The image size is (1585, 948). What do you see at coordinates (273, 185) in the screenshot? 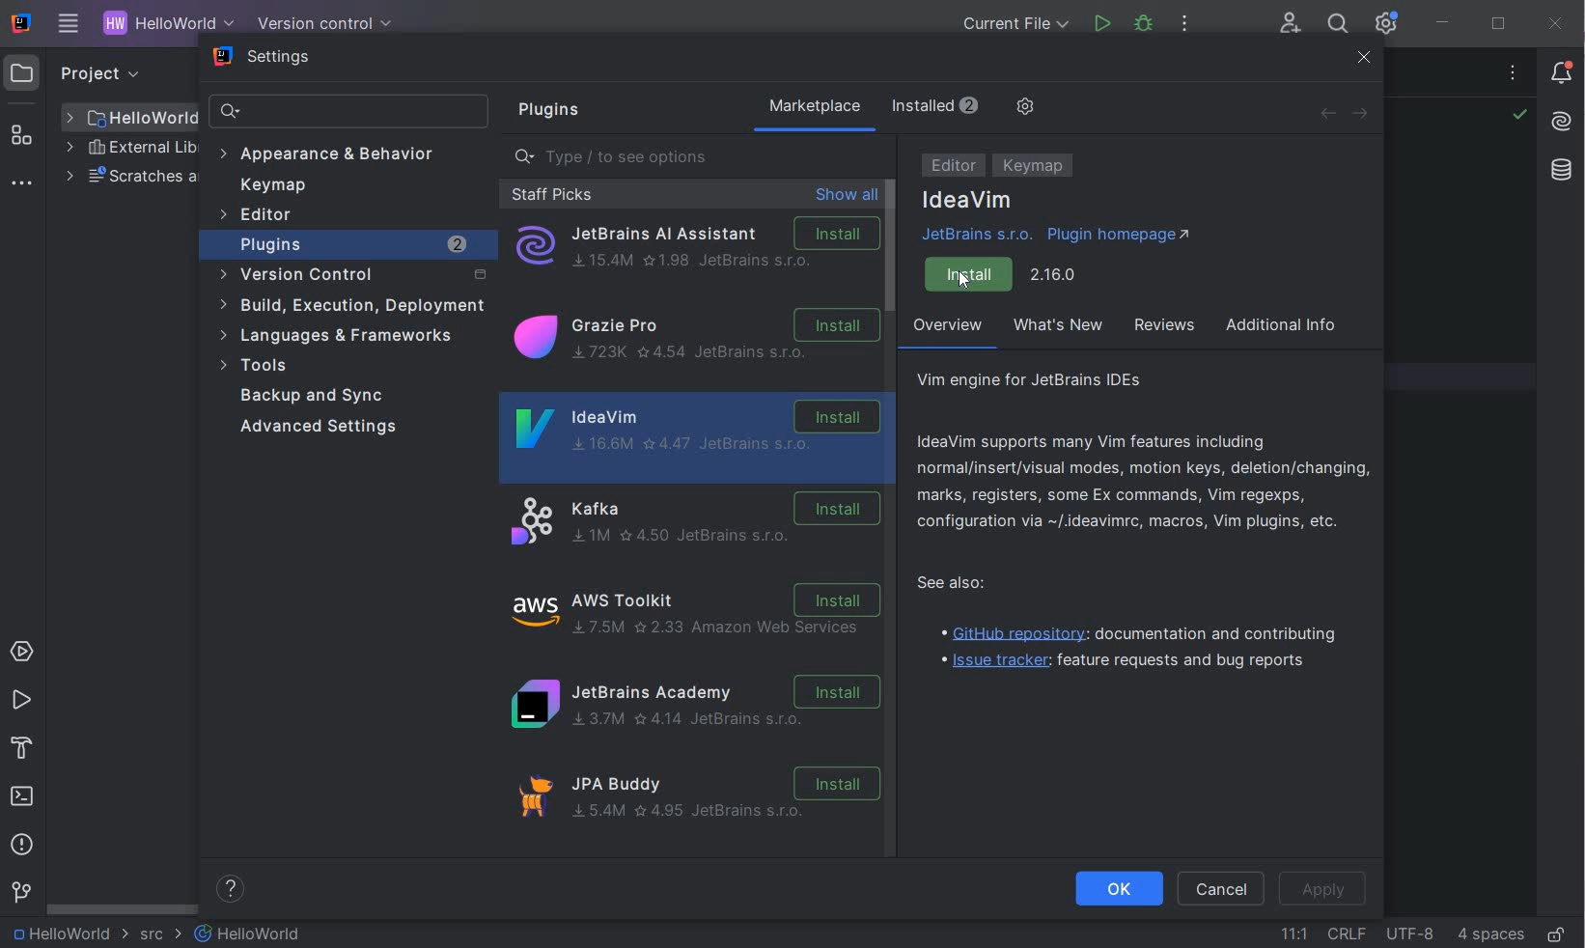
I see `keymap` at bounding box center [273, 185].